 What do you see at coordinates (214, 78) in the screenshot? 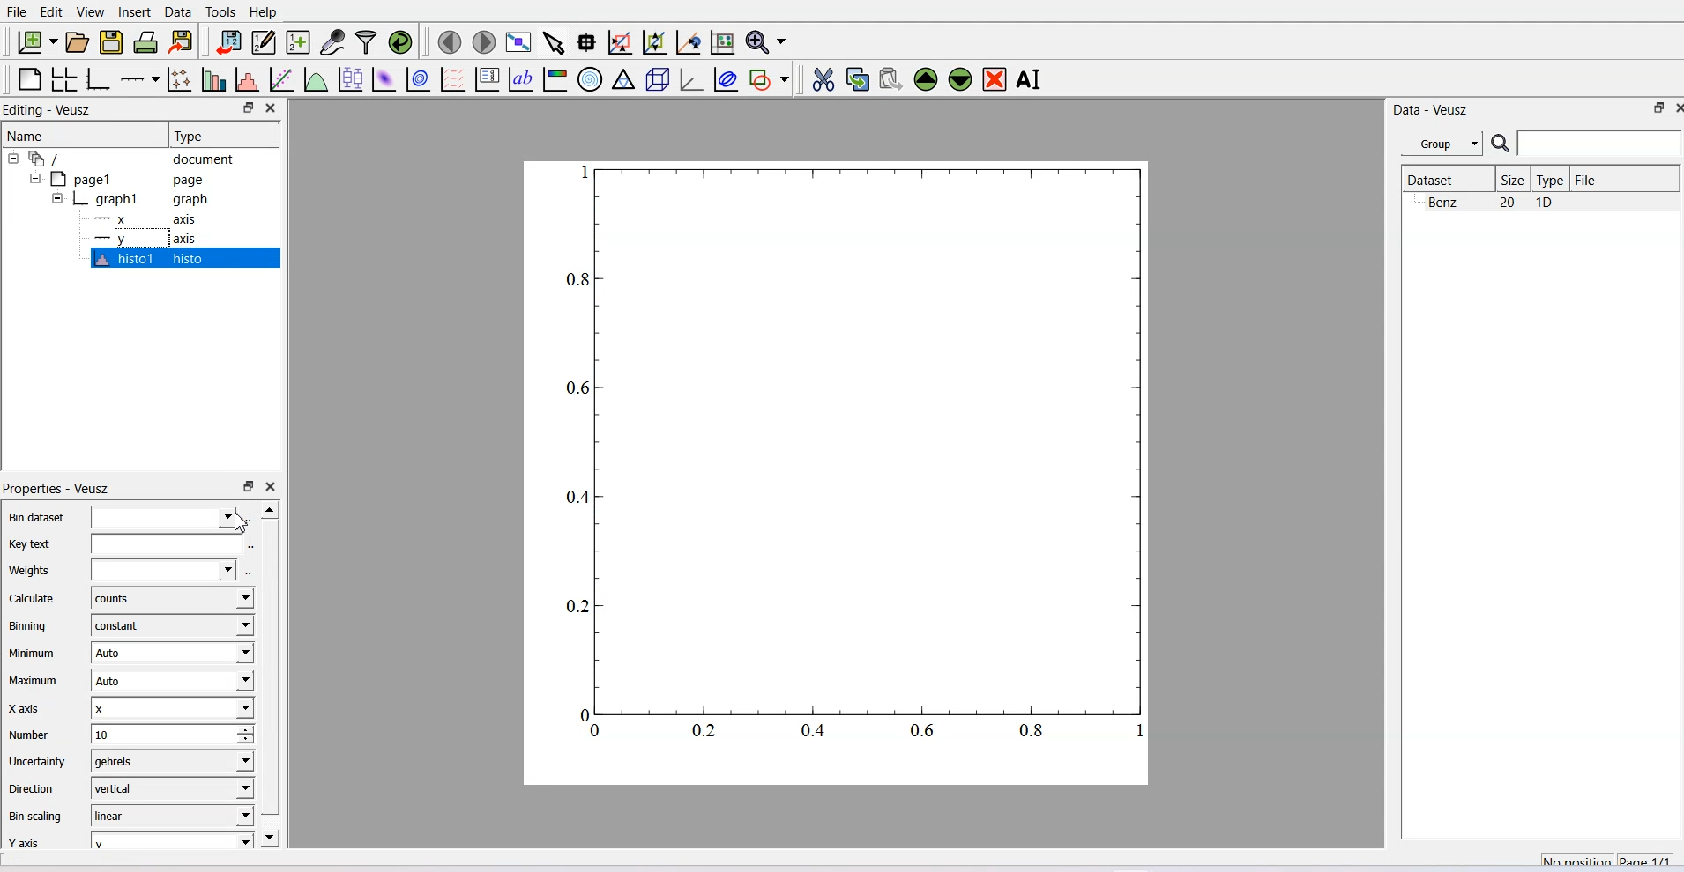
I see `Plot bar chart` at bounding box center [214, 78].